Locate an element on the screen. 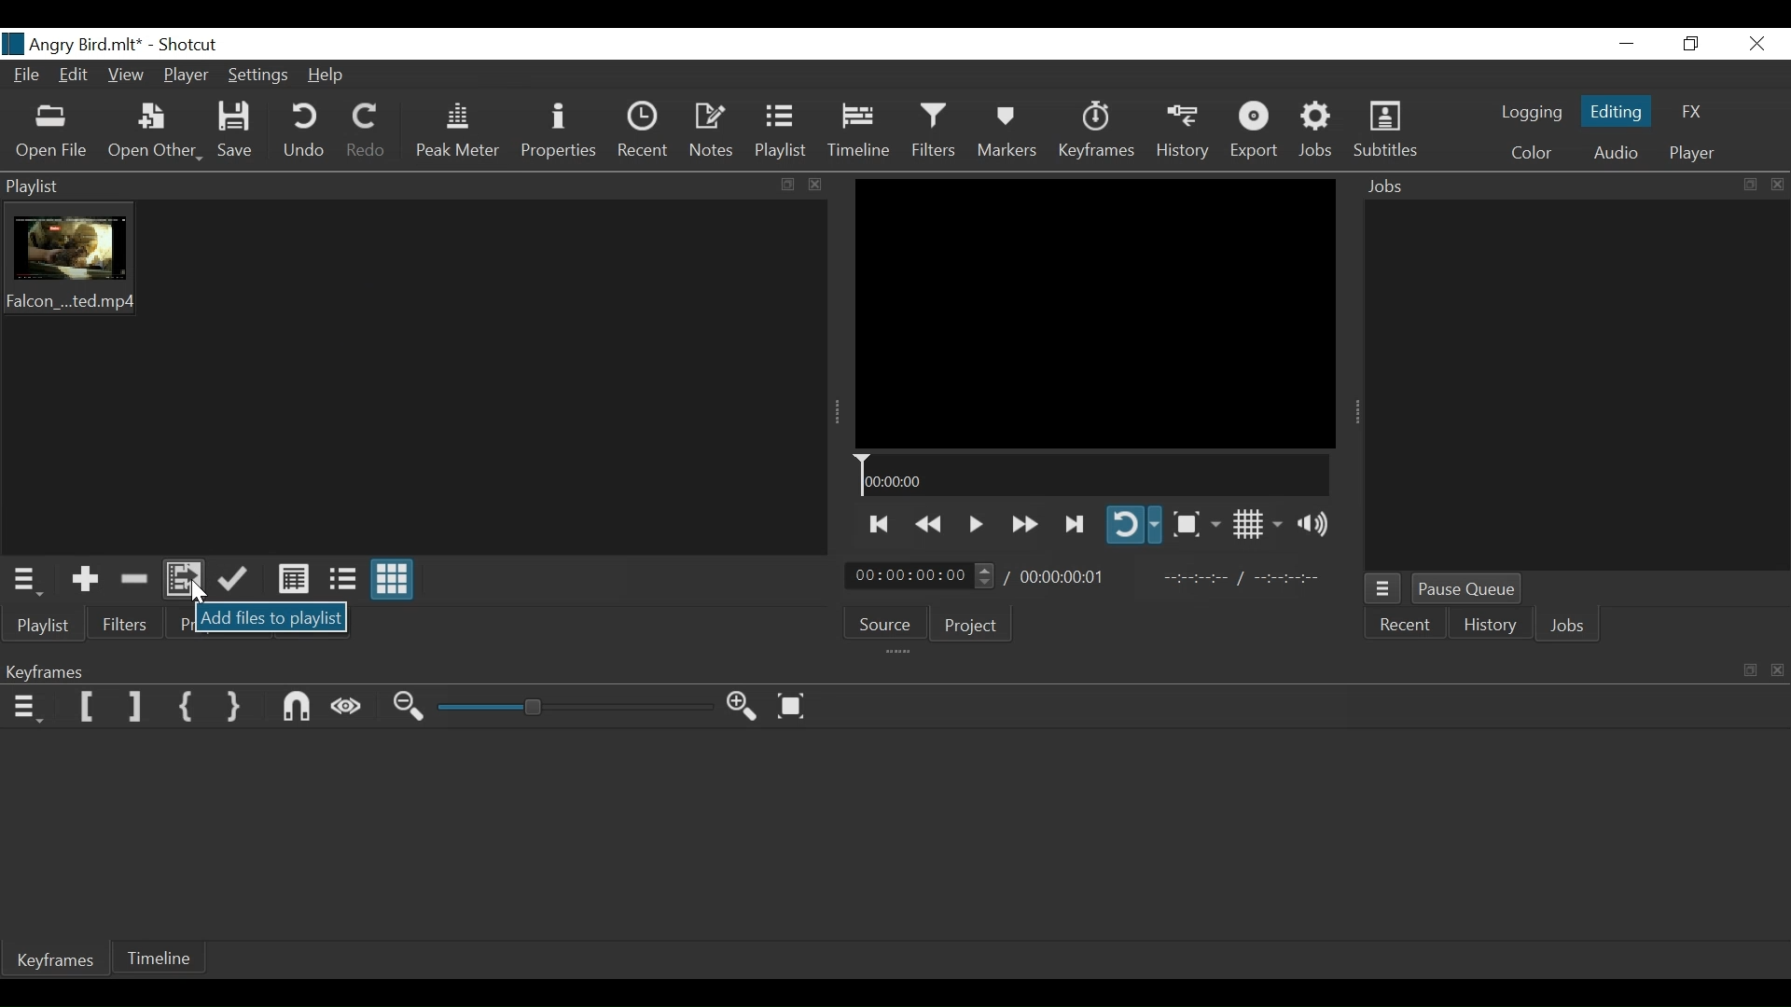 The width and height of the screenshot is (1791, 1007). Close is located at coordinates (1756, 45).